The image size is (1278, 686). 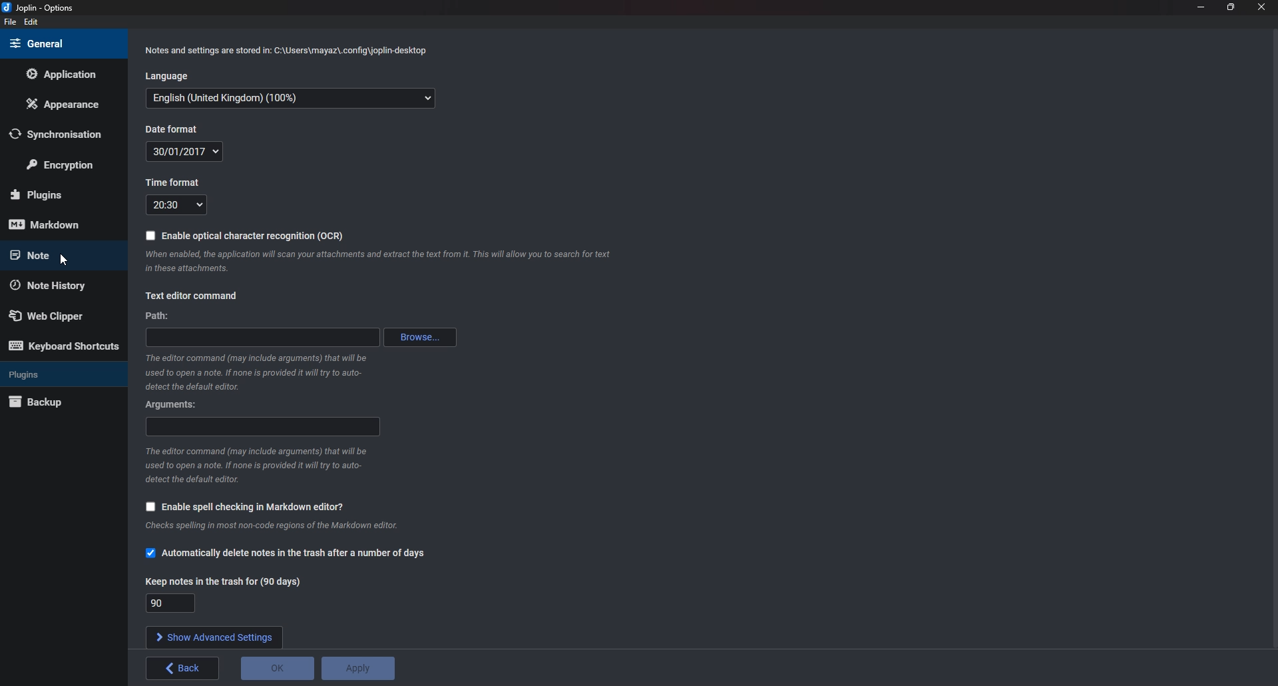 What do you see at coordinates (65, 104) in the screenshot?
I see `Appearance` at bounding box center [65, 104].